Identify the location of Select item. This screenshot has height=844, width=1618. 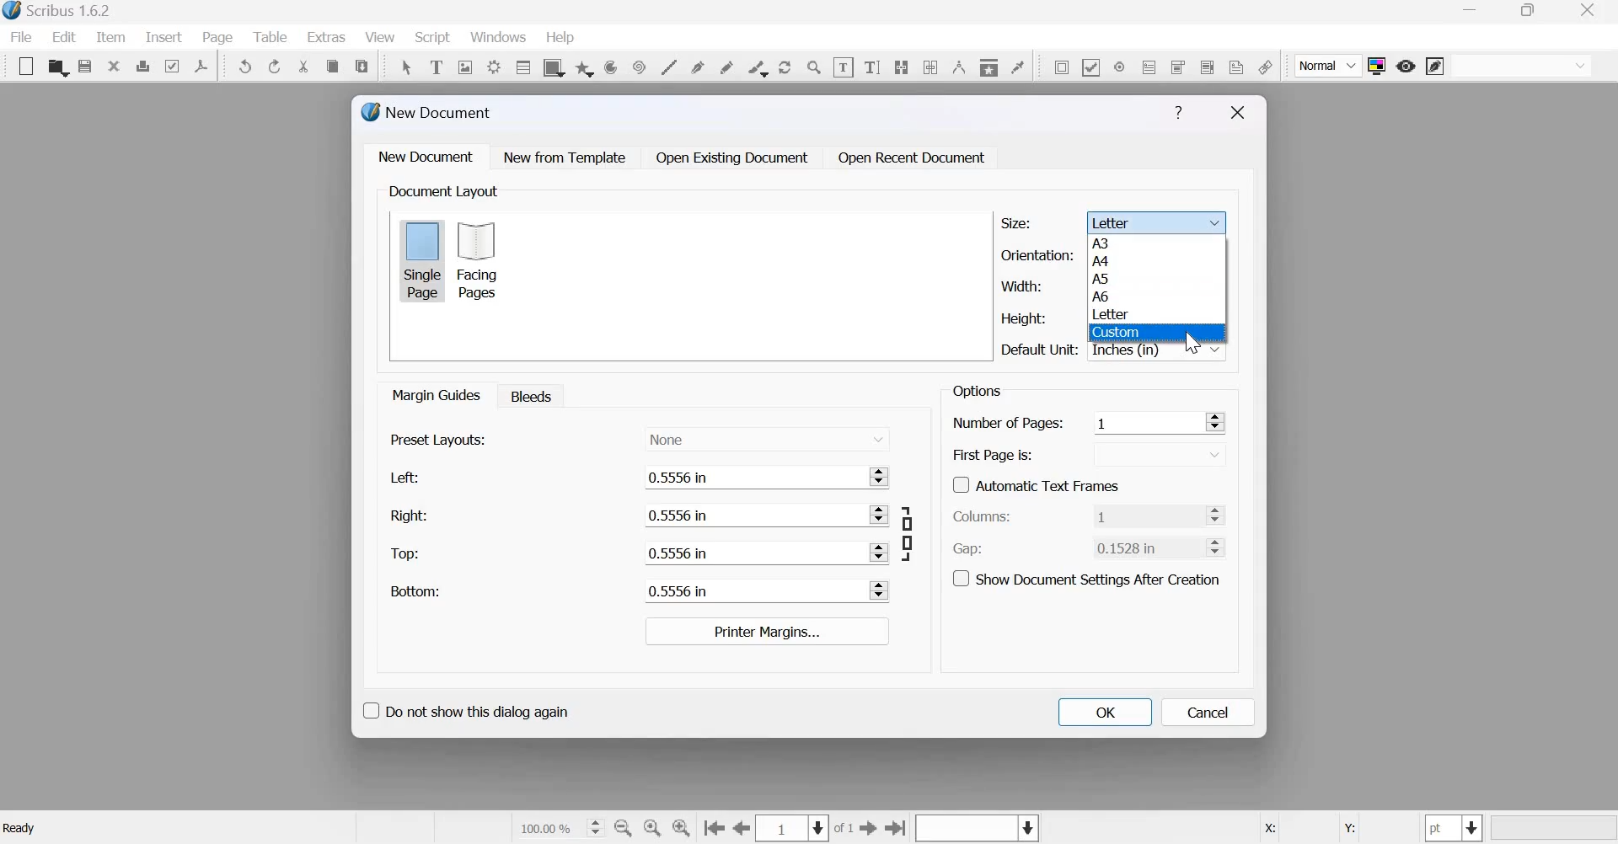
(406, 65).